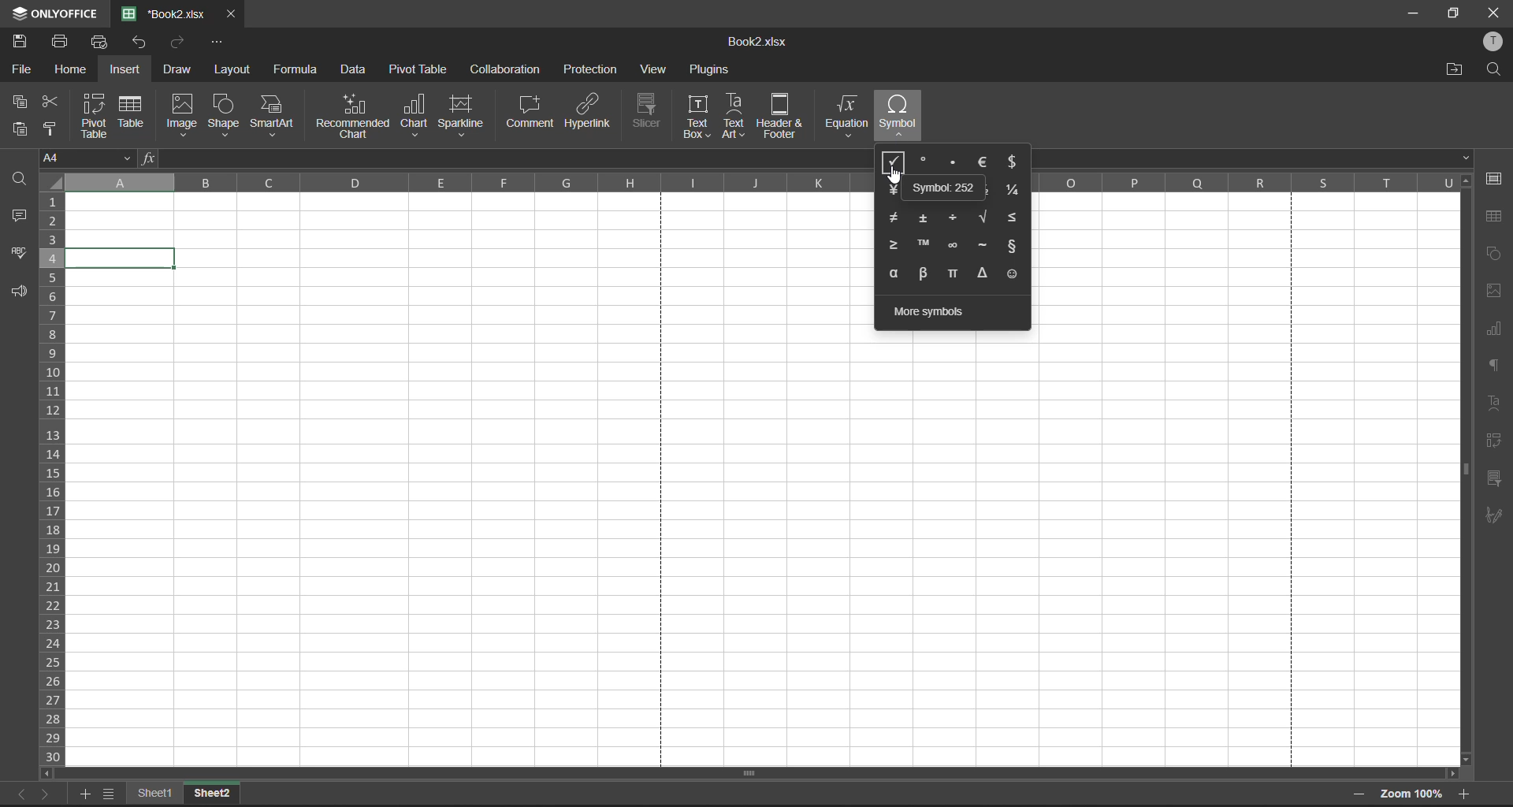 The width and height of the screenshot is (1513, 807). I want to click on Book2.xlsx, so click(753, 42).